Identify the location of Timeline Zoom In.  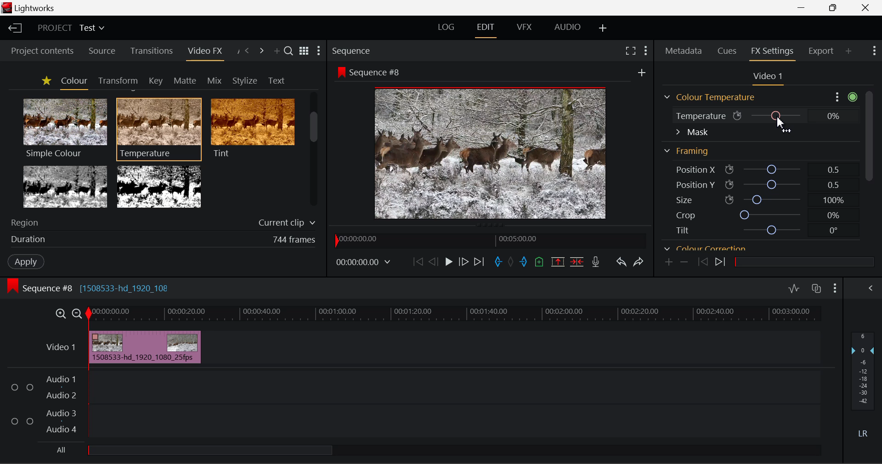
(62, 313).